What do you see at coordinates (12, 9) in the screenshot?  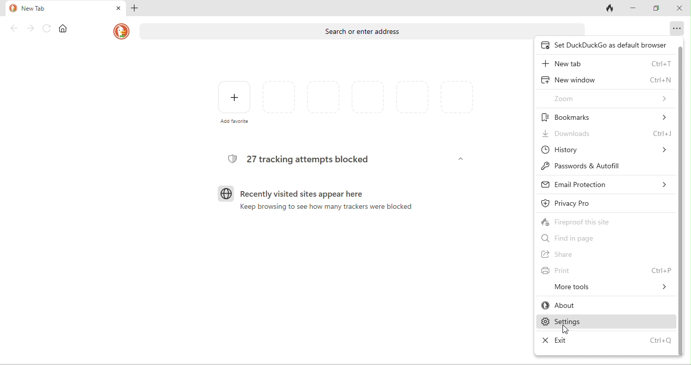 I see `duck duck go` at bounding box center [12, 9].